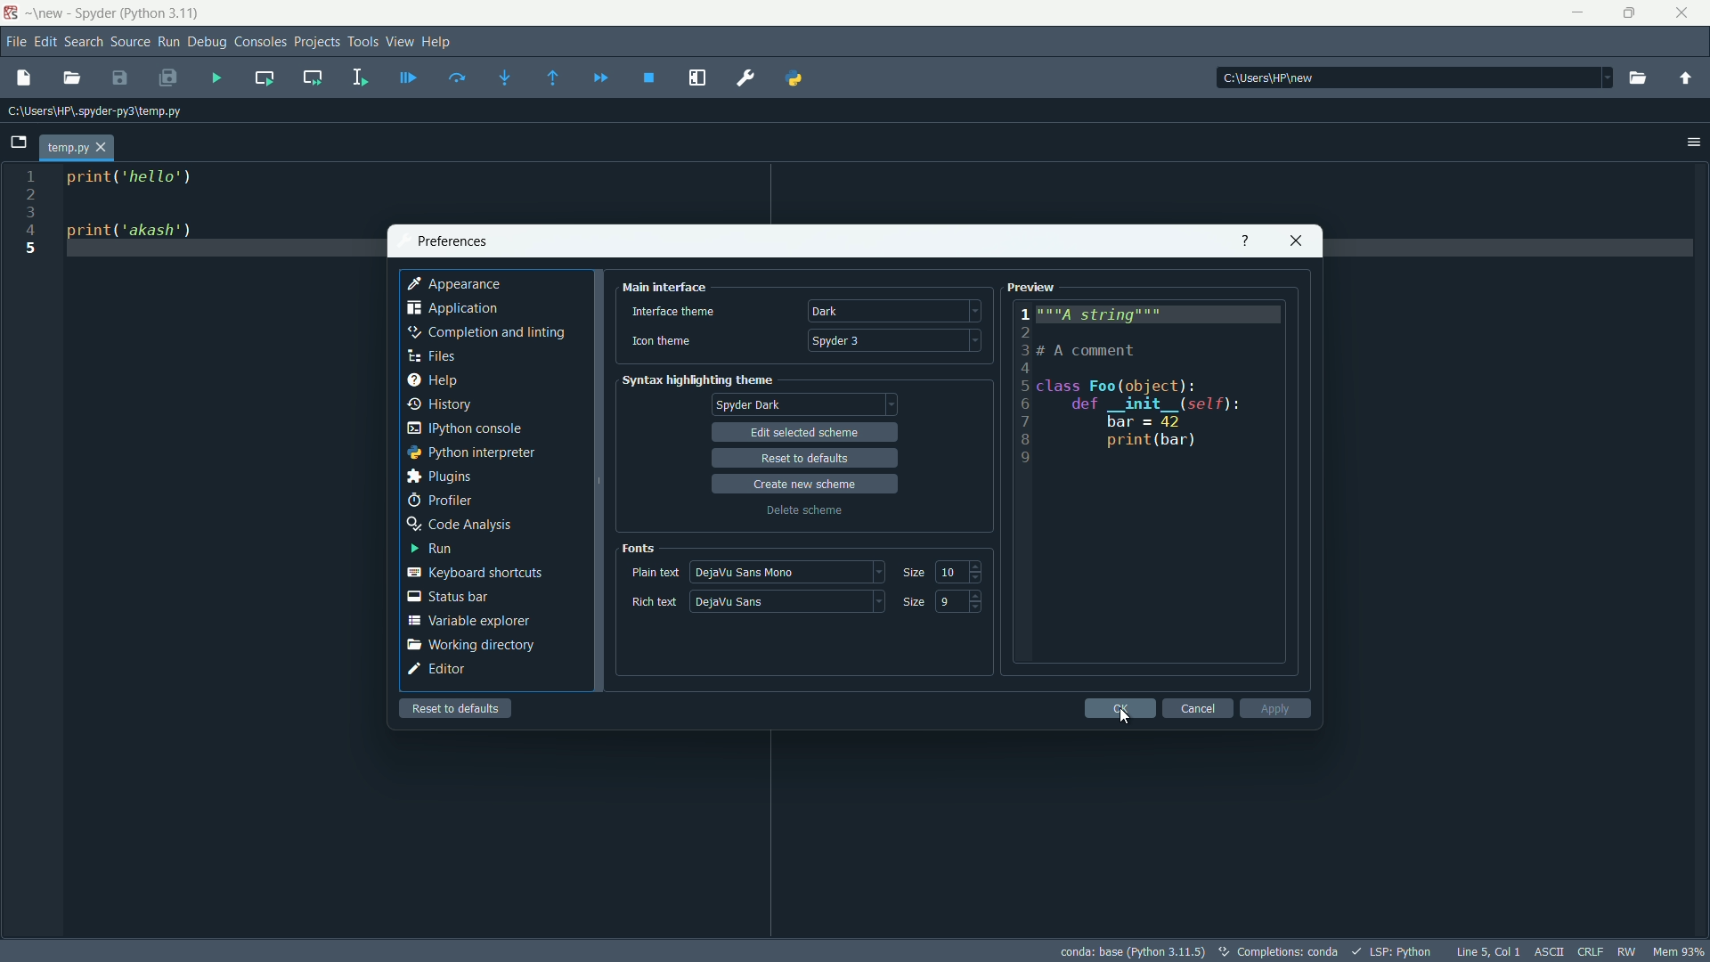 The height and width of the screenshot is (962, 1710). Describe the element at coordinates (438, 477) in the screenshot. I see `plugins` at that location.